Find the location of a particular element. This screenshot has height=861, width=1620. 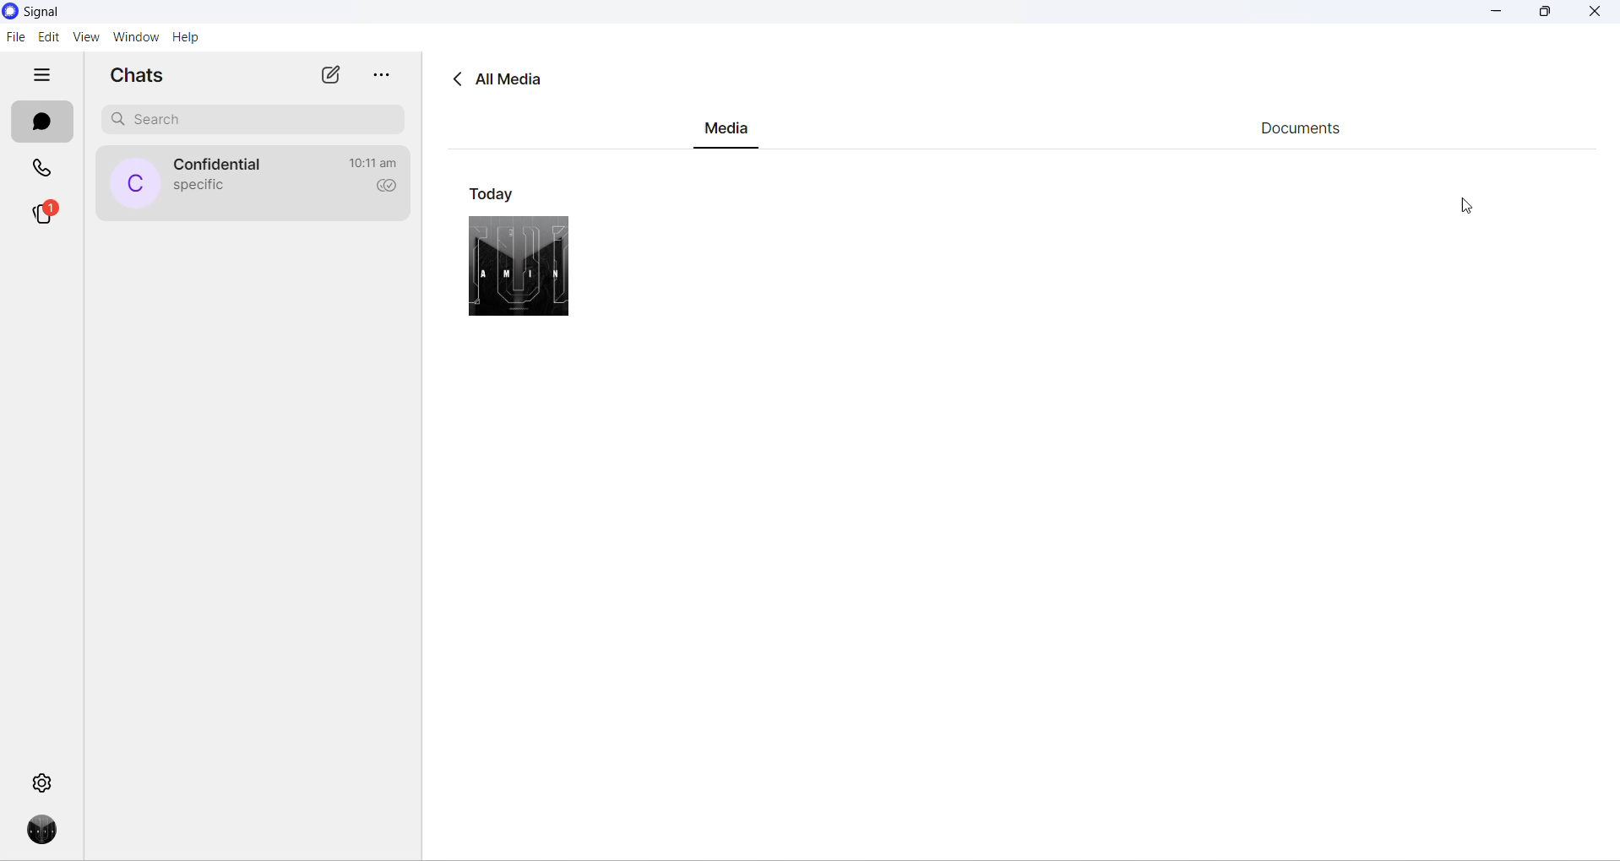

close is located at coordinates (1596, 12).